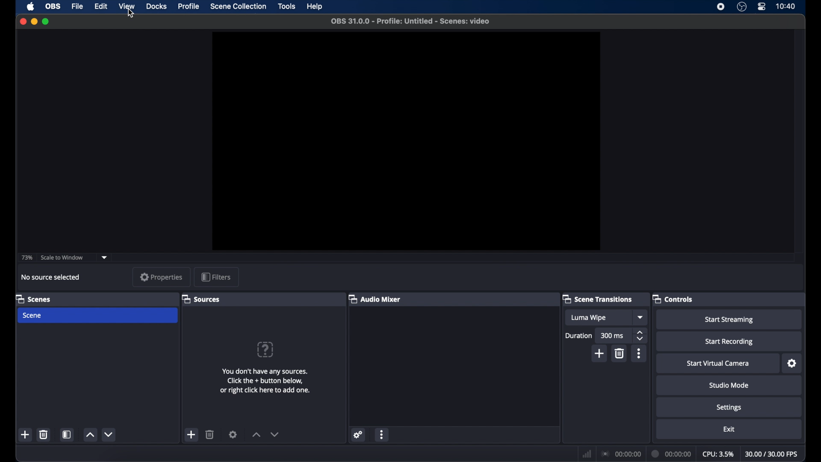 The width and height of the screenshot is (821, 462). I want to click on 00:00:00, so click(622, 454).